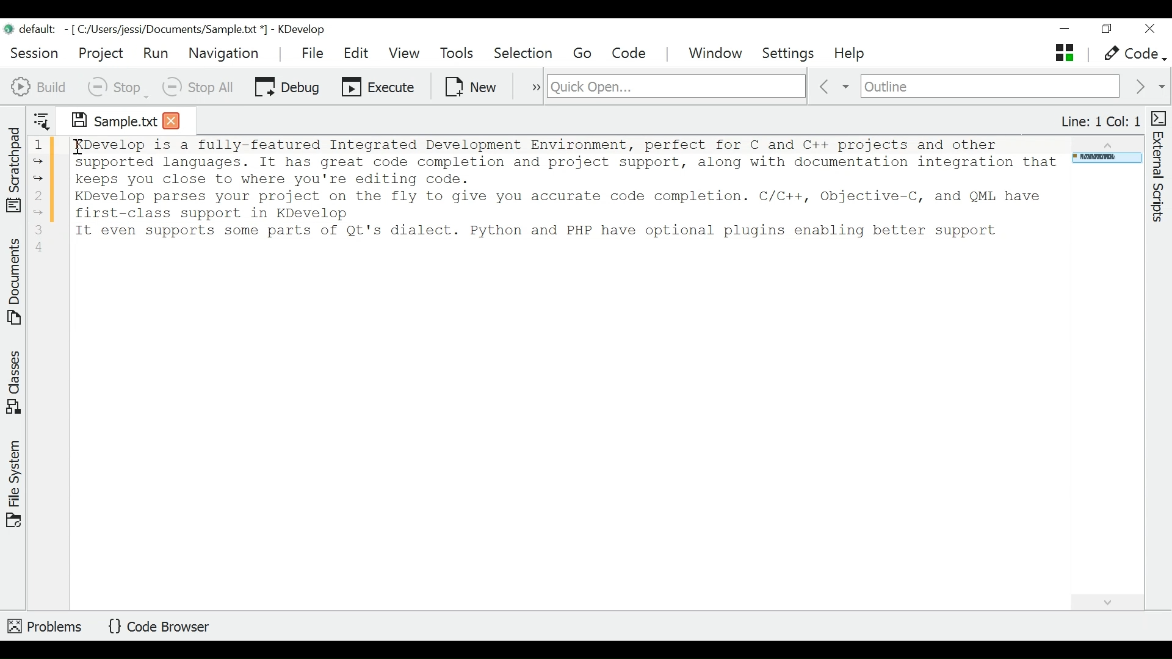 The width and height of the screenshot is (1172, 659). What do you see at coordinates (1149, 29) in the screenshot?
I see `Close` at bounding box center [1149, 29].